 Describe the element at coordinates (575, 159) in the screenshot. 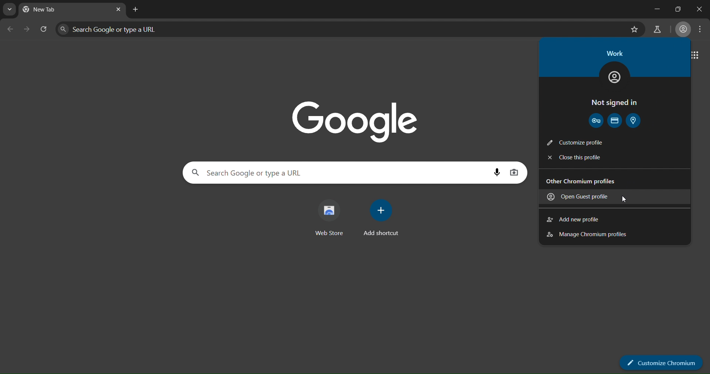

I see `close this profile` at that location.